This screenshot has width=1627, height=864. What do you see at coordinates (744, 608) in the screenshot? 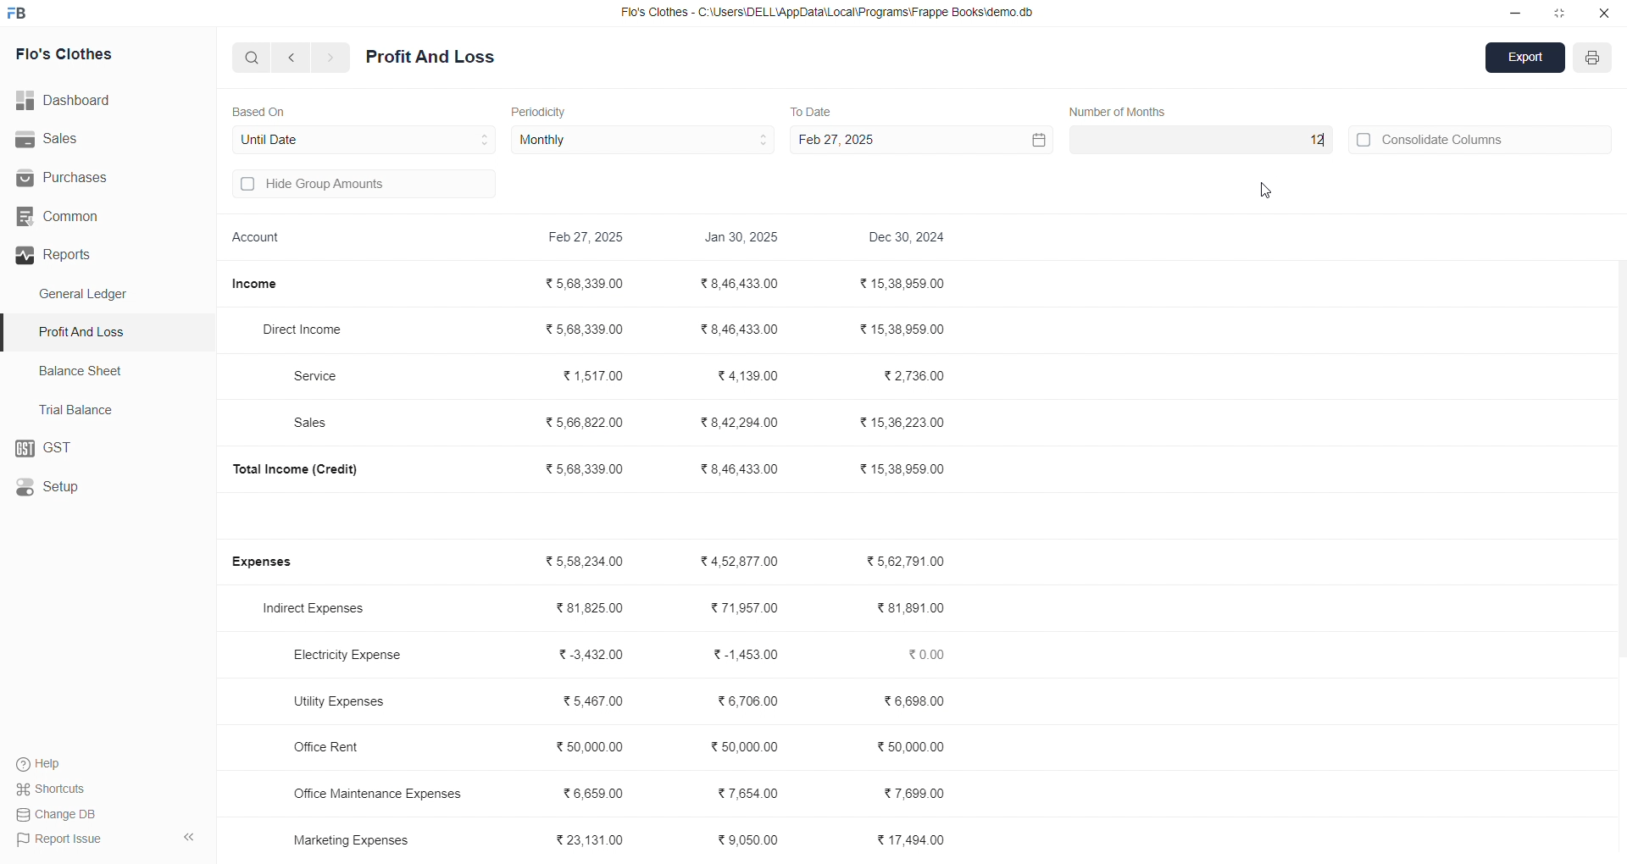
I see `₹ 71,957.00` at bounding box center [744, 608].